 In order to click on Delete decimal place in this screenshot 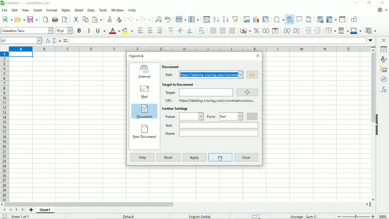, I will do `click(297, 31)`.